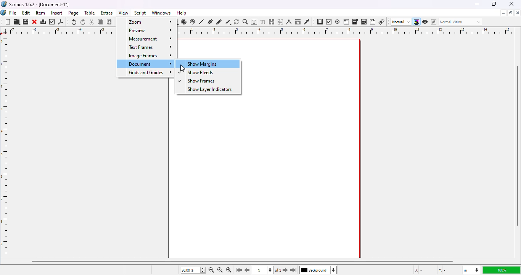 The height and width of the screenshot is (275, 521). I want to click on in, so click(471, 270).